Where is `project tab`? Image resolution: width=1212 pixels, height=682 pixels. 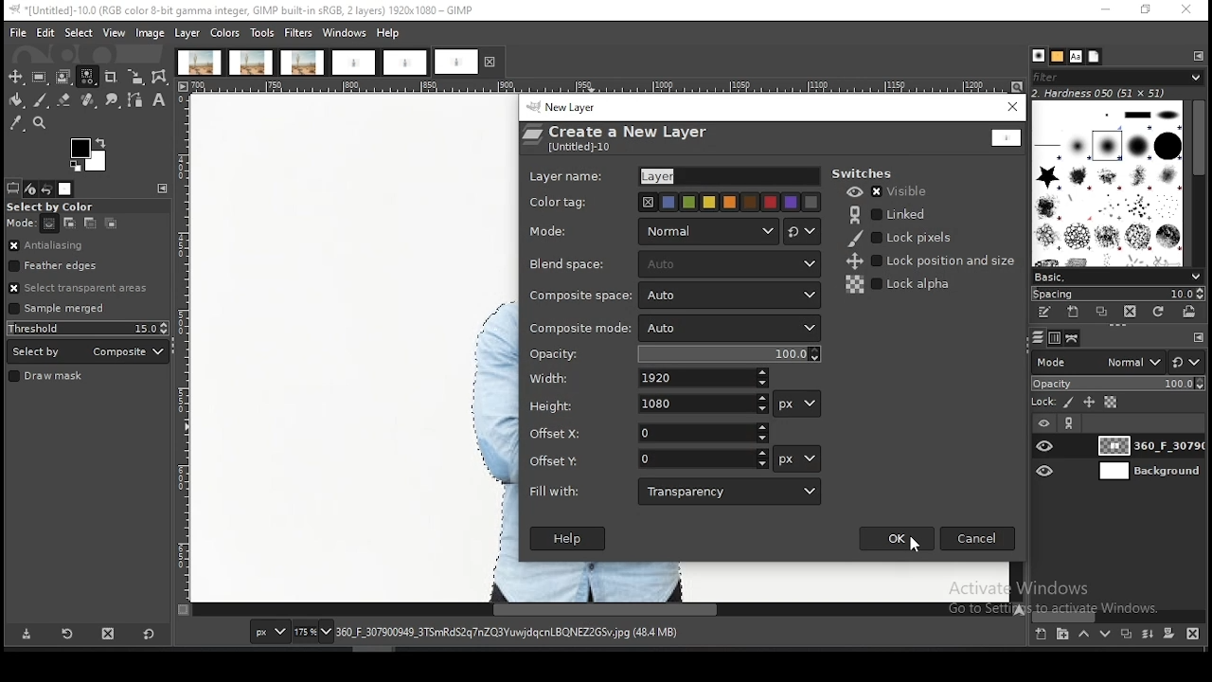
project tab is located at coordinates (199, 63).